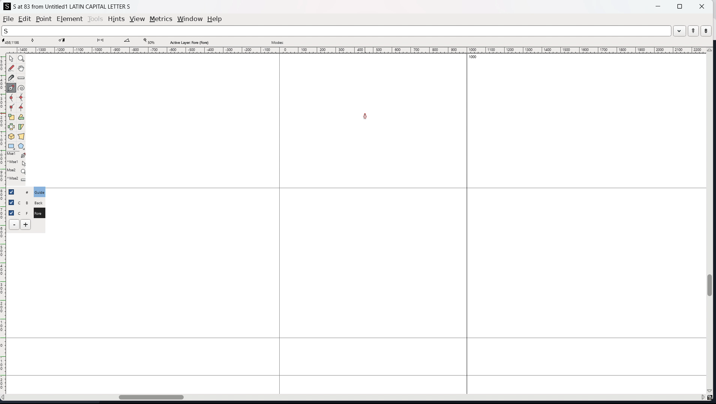 The image size is (716, 404). Describe the element at coordinates (117, 19) in the screenshot. I see `hints` at that location.